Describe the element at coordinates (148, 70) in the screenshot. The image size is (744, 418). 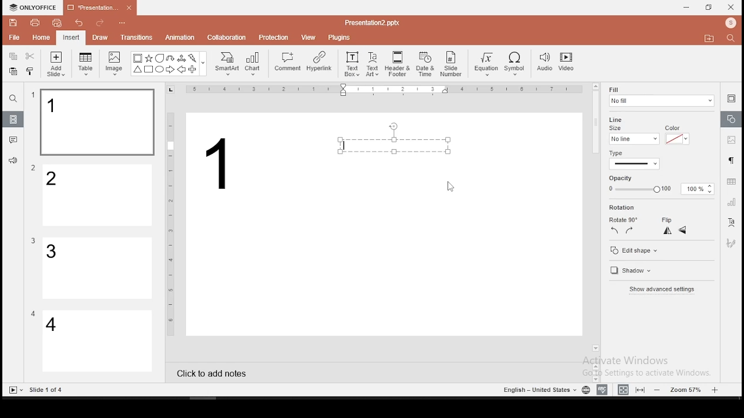
I see `Square` at that location.